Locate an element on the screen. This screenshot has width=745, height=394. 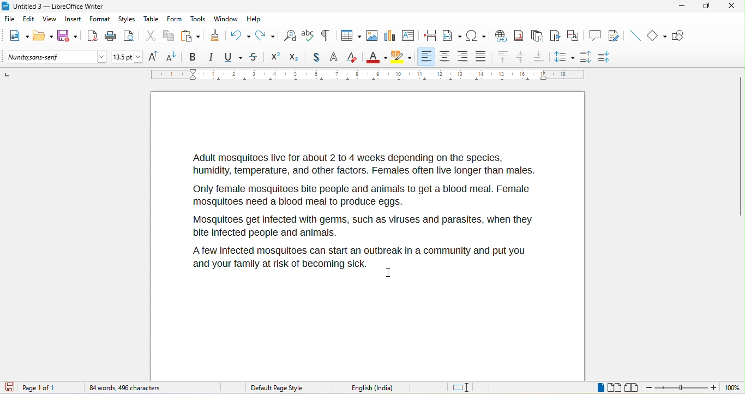
center is located at coordinates (522, 57).